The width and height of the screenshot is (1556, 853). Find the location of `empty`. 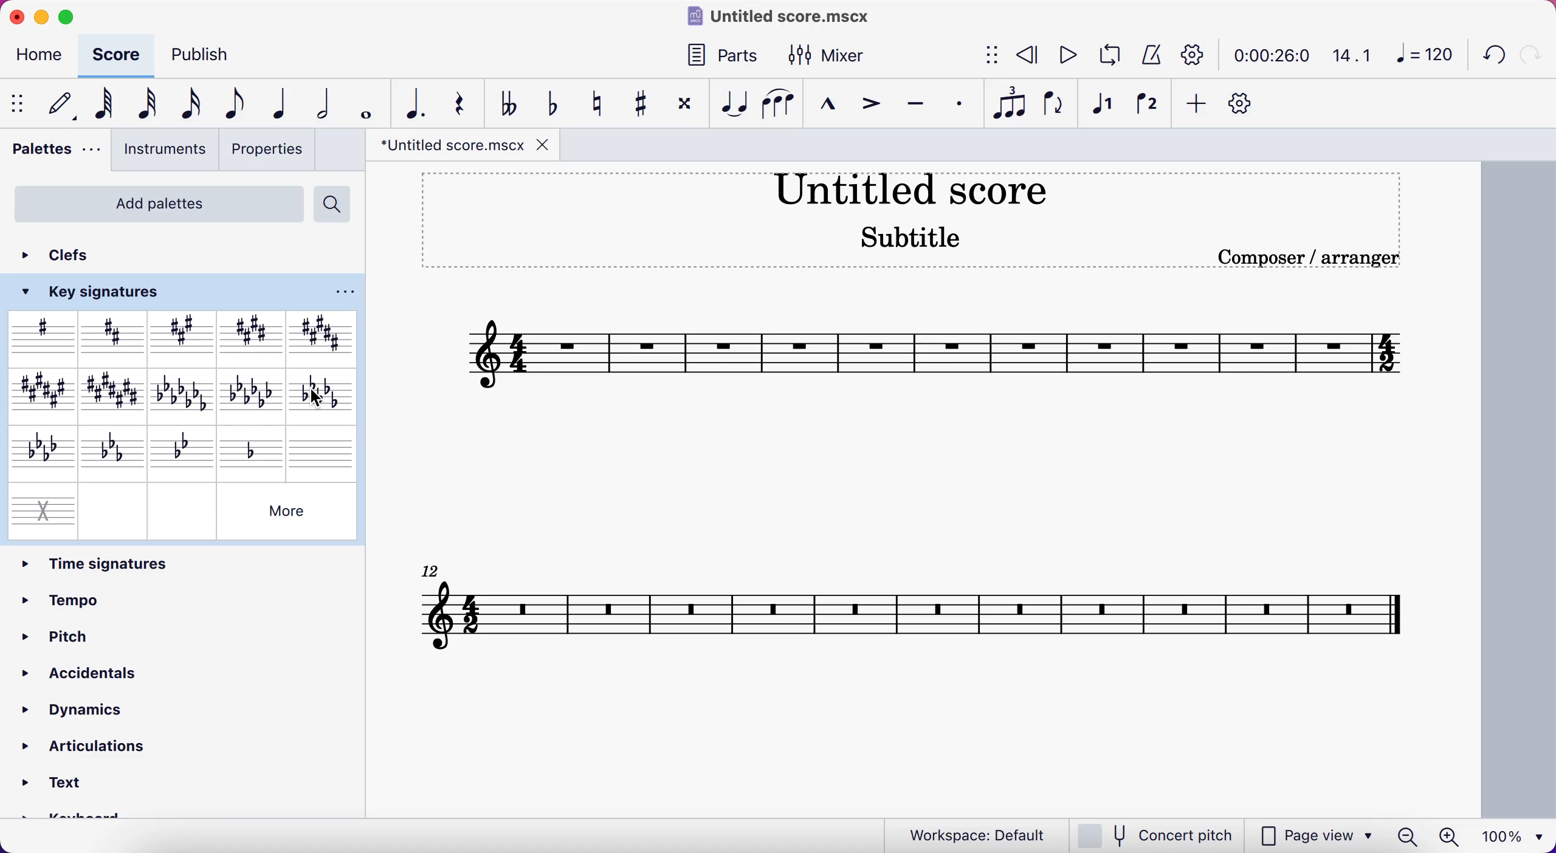

empty is located at coordinates (181, 510).